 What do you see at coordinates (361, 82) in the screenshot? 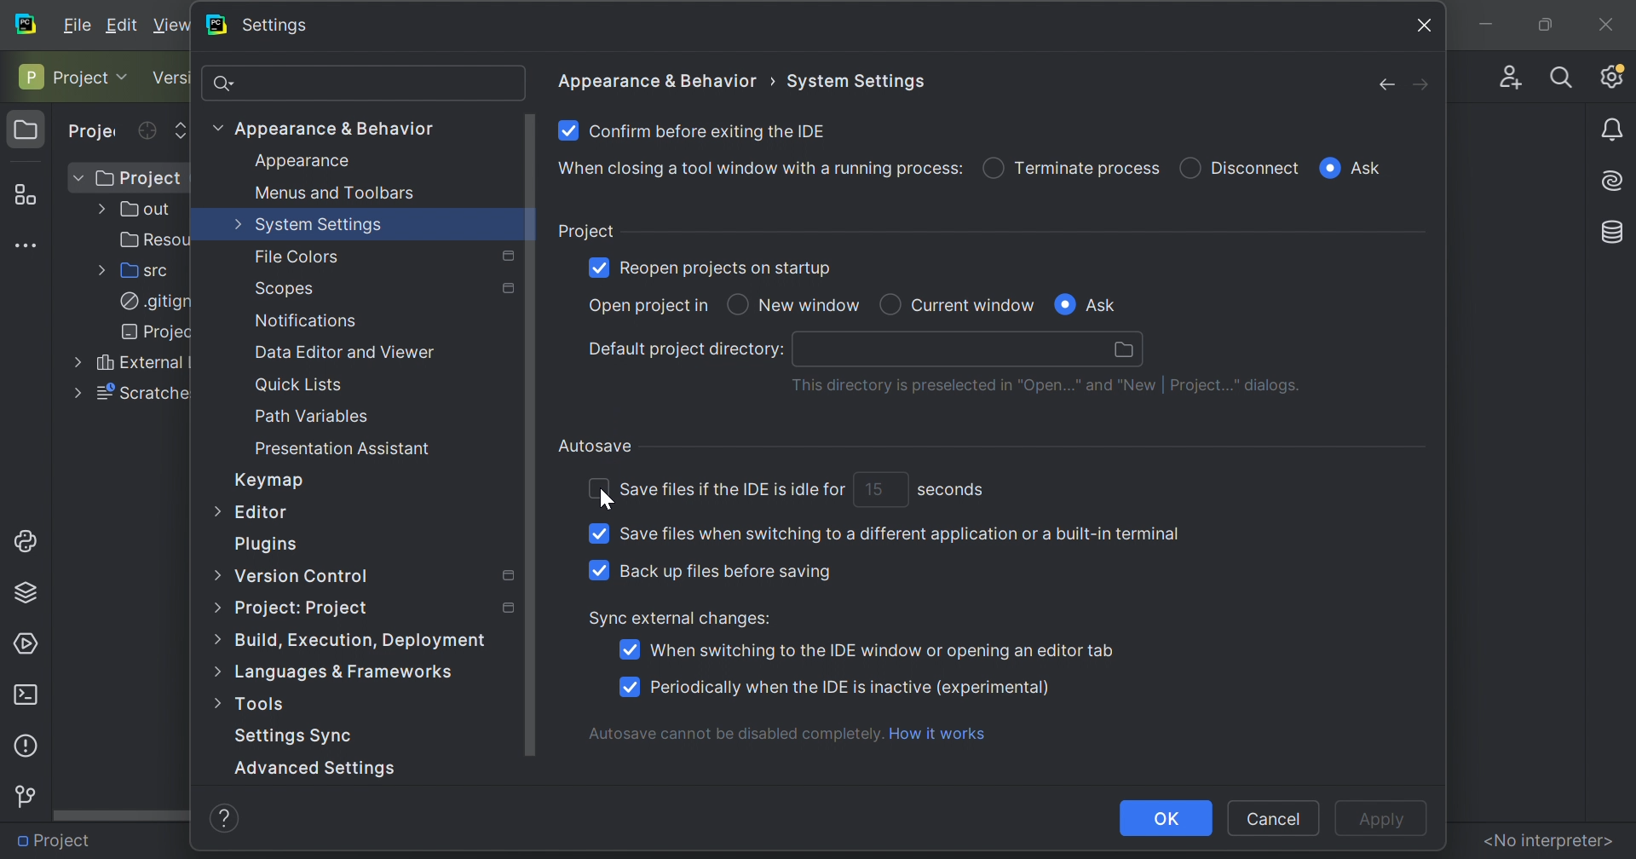
I see `Search` at bounding box center [361, 82].